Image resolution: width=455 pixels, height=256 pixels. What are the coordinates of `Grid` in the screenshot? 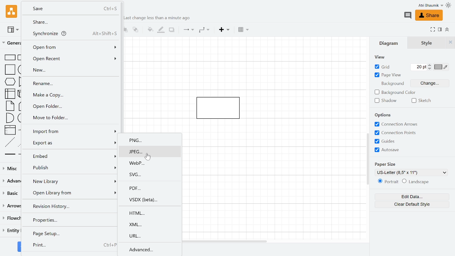 It's located at (385, 66).